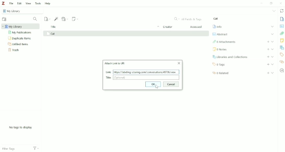 This screenshot has height=152, width=285. I want to click on Unfiled Items, so click(19, 44).